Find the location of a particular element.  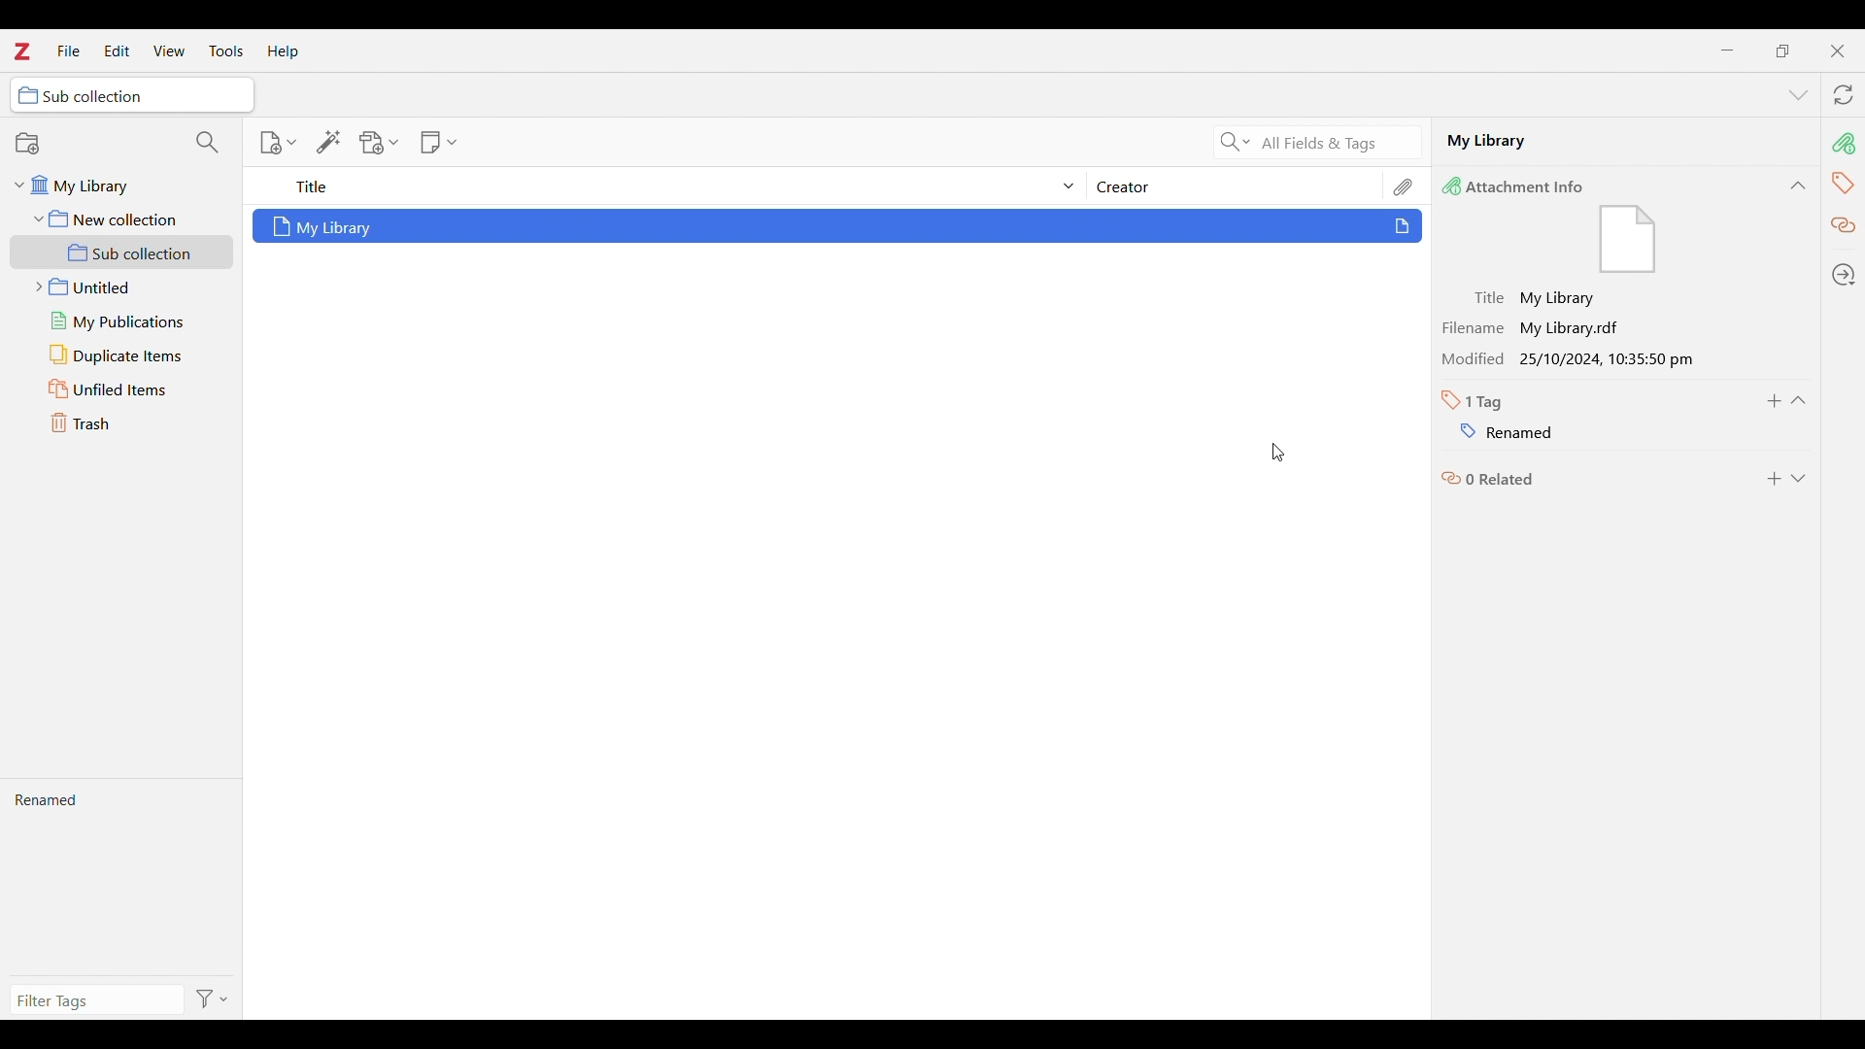

New collection folder is located at coordinates (122, 219).